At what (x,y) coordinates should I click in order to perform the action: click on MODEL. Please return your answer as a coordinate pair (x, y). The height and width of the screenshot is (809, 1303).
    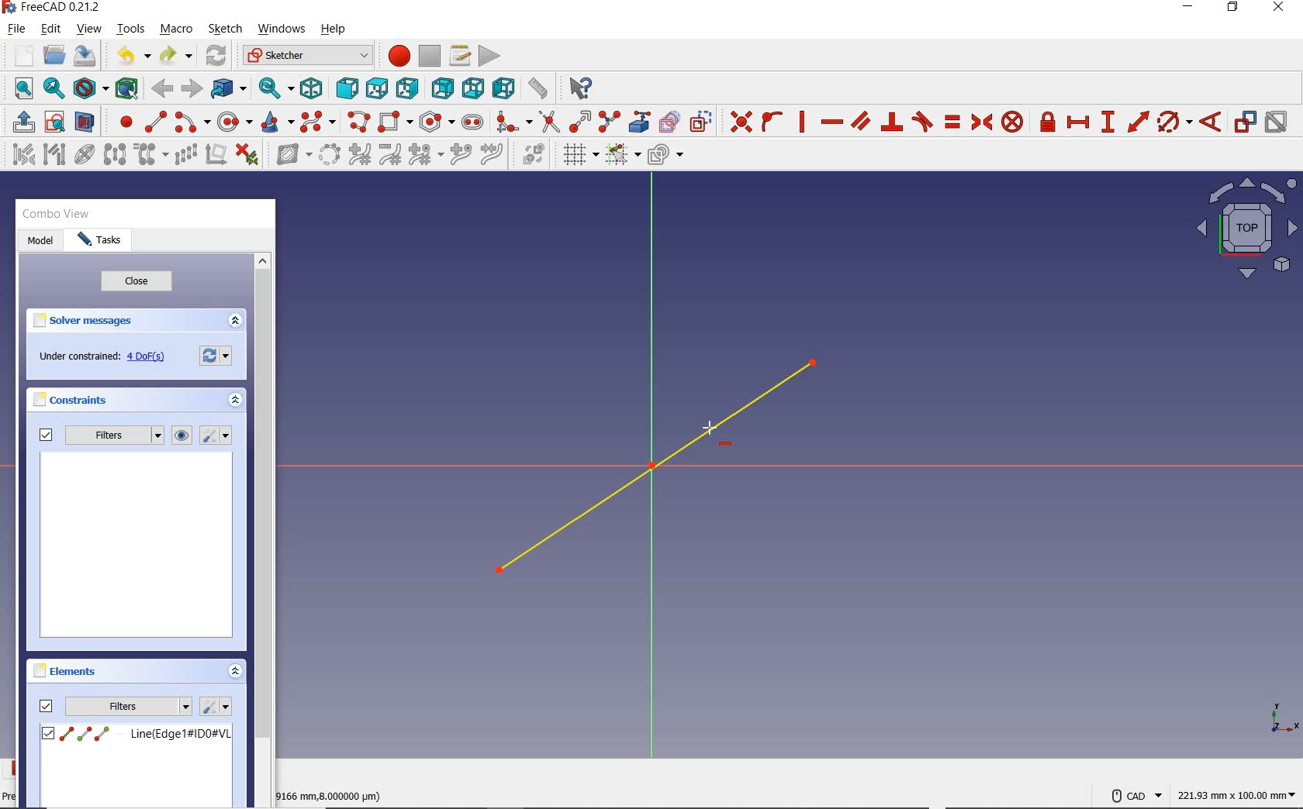
    Looking at the image, I should click on (38, 239).